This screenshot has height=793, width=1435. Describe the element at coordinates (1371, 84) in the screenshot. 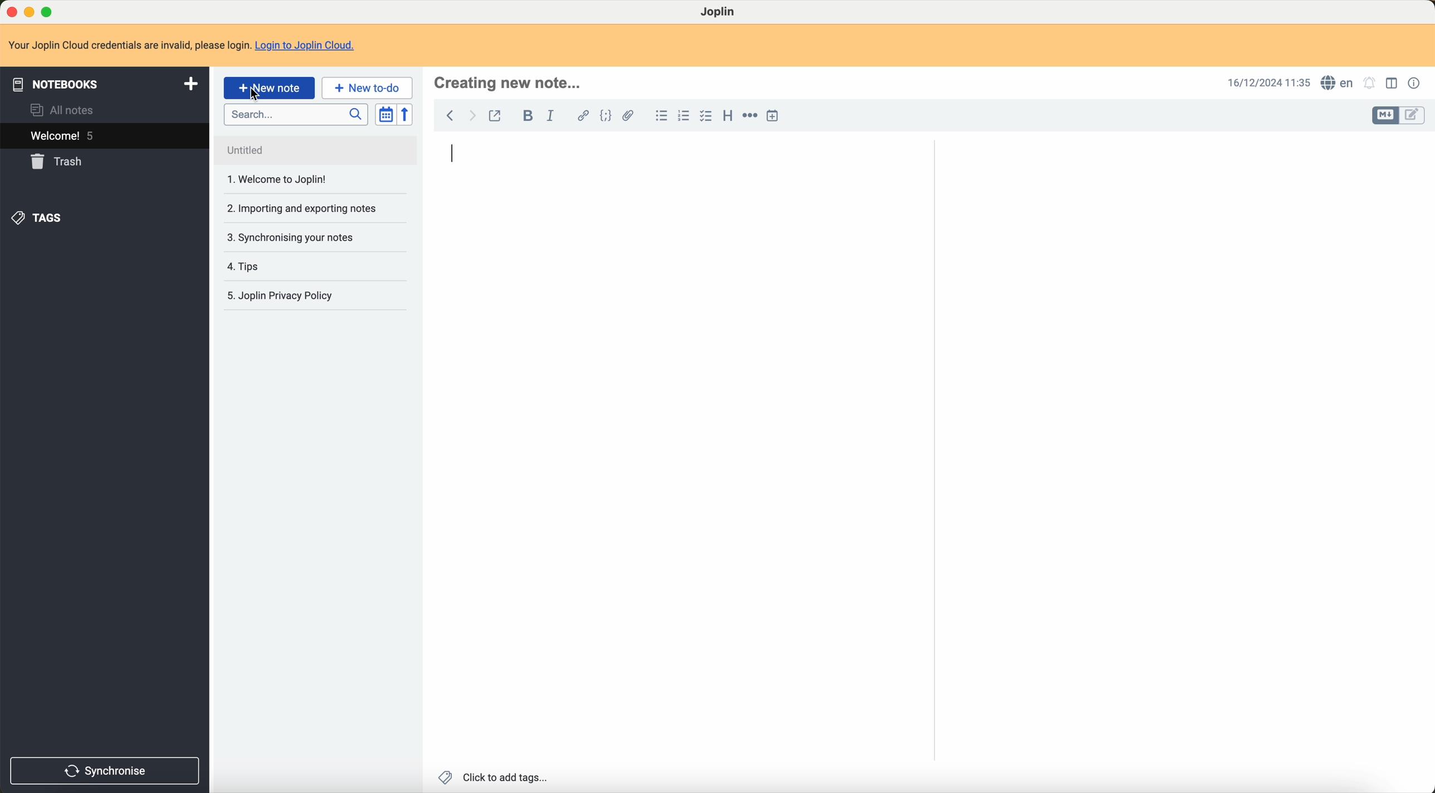

I see `set alarm` at that location.